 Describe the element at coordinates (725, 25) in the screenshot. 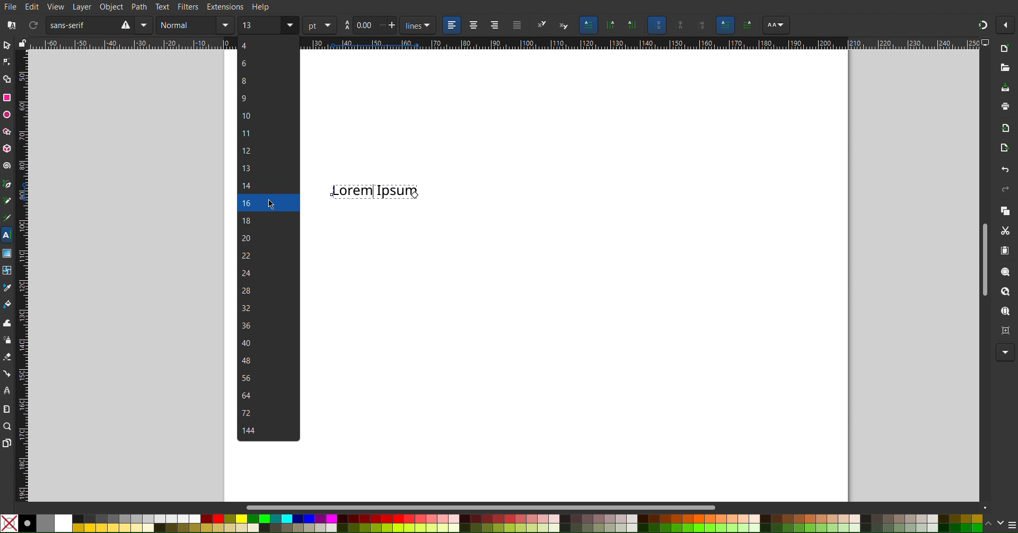

I see `` at that location.